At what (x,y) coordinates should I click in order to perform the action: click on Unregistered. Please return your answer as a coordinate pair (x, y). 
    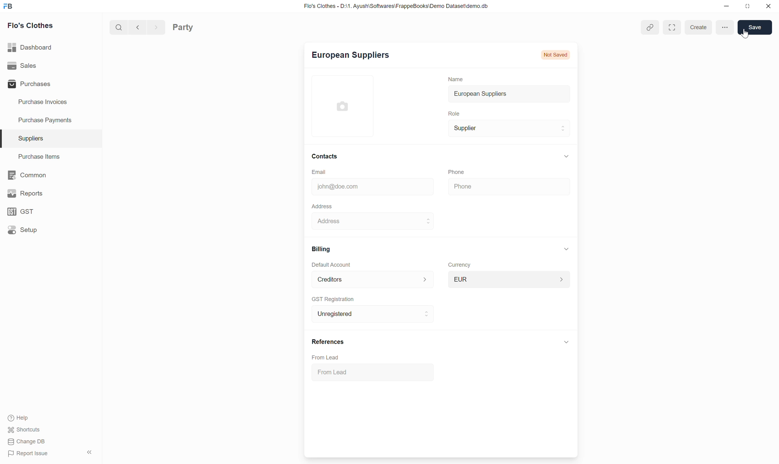
    Looking at the image, I should click on (333, 313).